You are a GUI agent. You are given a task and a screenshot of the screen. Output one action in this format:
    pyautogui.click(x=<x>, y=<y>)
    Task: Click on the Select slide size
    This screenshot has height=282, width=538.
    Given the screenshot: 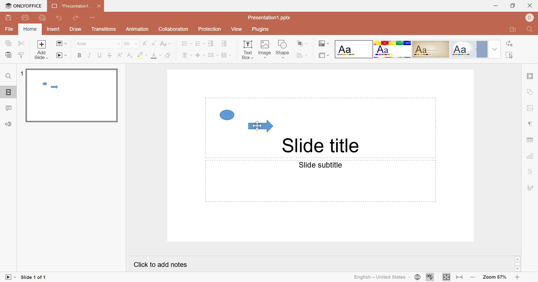 What is the action you would take?
    pyautogui.click(x=324, y=56)
    